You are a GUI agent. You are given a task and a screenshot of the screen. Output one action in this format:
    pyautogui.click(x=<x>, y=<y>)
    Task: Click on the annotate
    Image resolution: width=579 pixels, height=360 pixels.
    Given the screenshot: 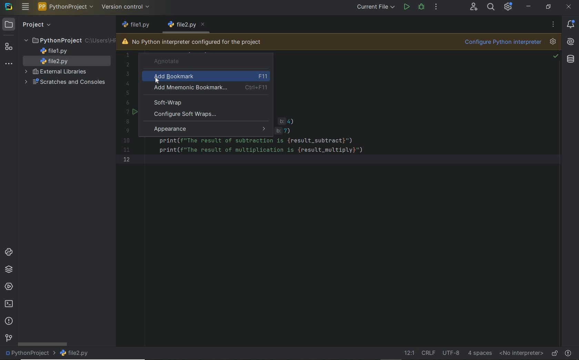 What is the action you would take?
    pyautogui.click(x=201, y=61)
    